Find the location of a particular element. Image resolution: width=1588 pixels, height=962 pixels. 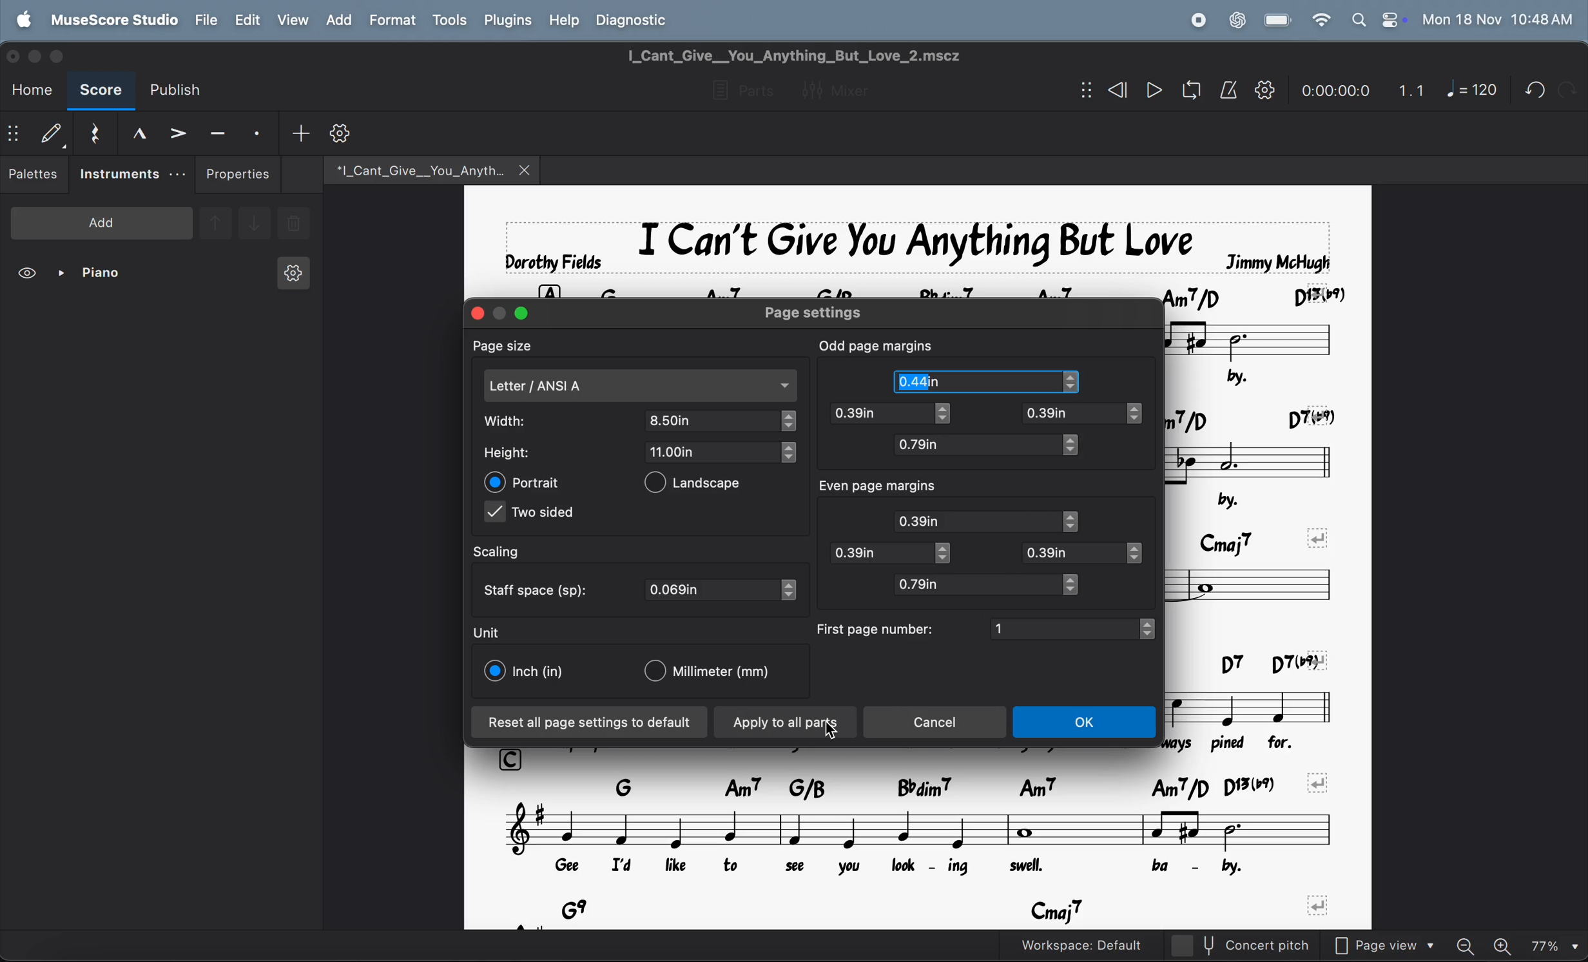

rows is located at coordinates (514, 757).